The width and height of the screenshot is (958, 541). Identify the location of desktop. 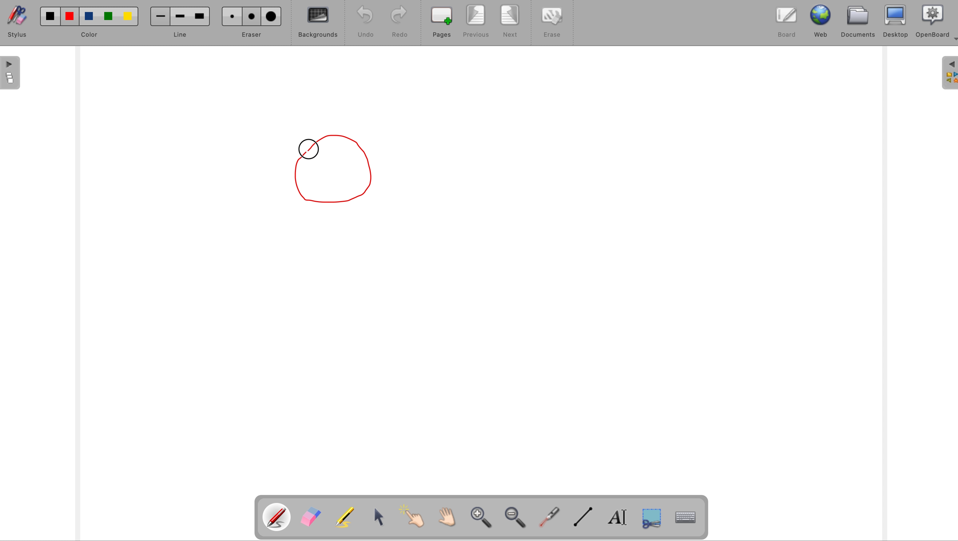
(897, 21).